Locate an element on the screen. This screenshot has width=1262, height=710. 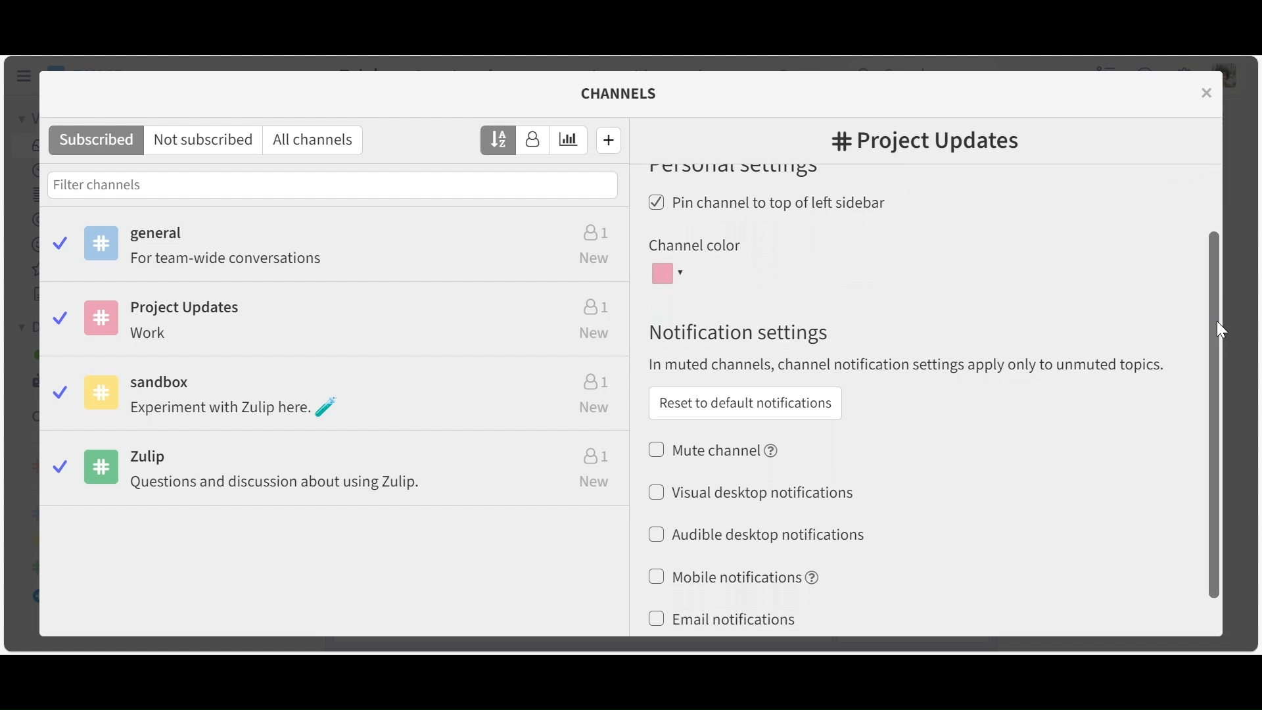
In muted channels, channel notification settings apply to only to unmuted topics is located at coordinates (912, 366).